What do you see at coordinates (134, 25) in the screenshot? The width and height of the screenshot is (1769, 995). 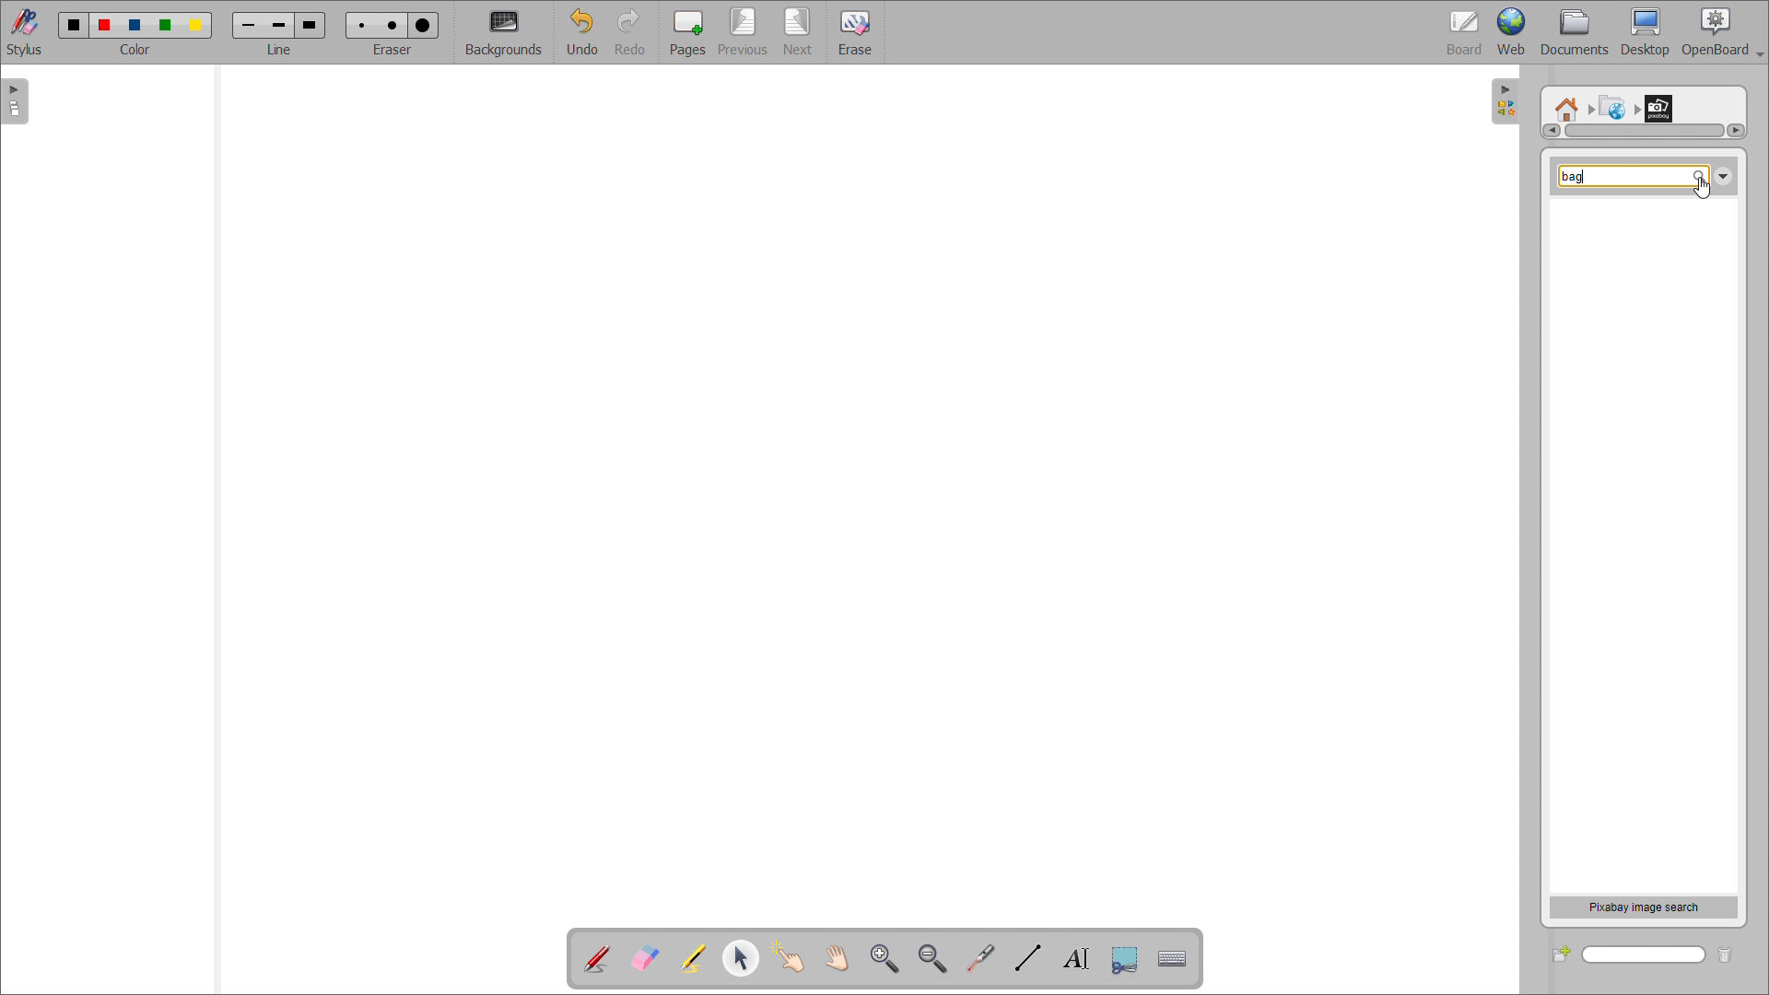 I see `Color 3` at bounding box center [134, 25].